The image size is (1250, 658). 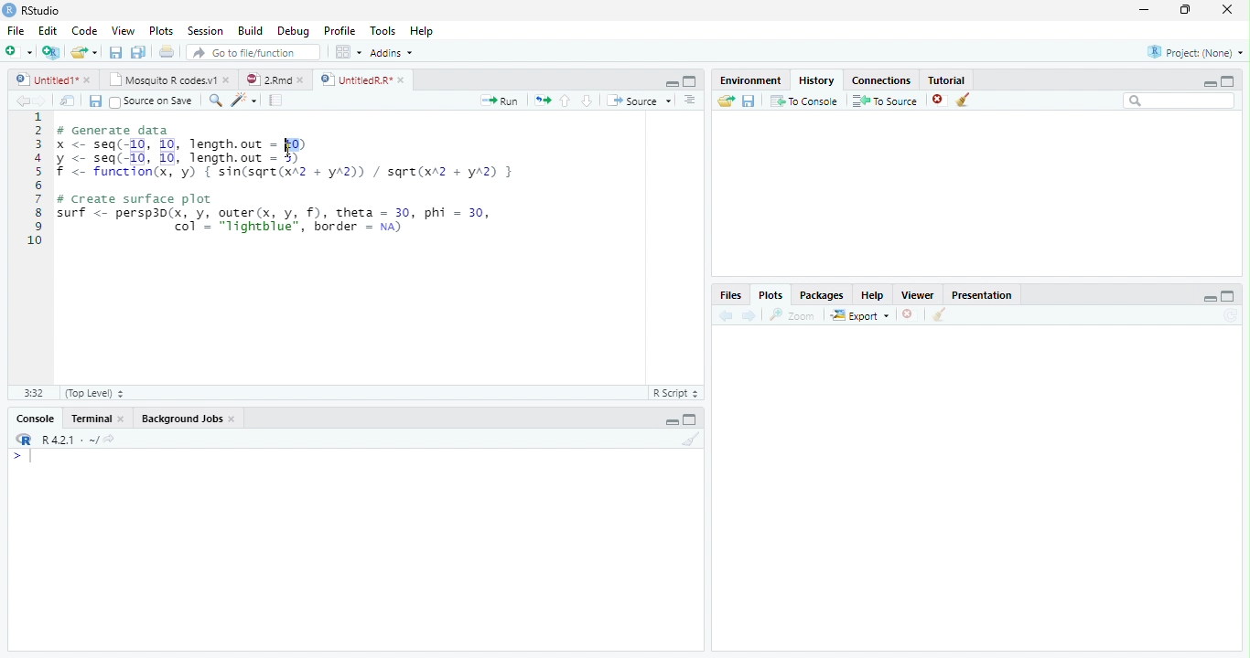 I want to click on Clear console, so click(x=692, y=439).